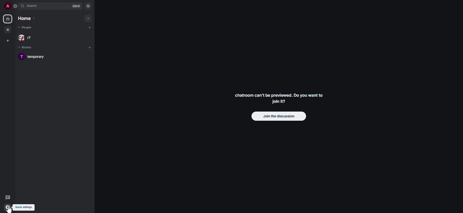  What do you see at coordinates (8, 30) in the screenshot?
I see `favorites` at bounding box center [8, 30].